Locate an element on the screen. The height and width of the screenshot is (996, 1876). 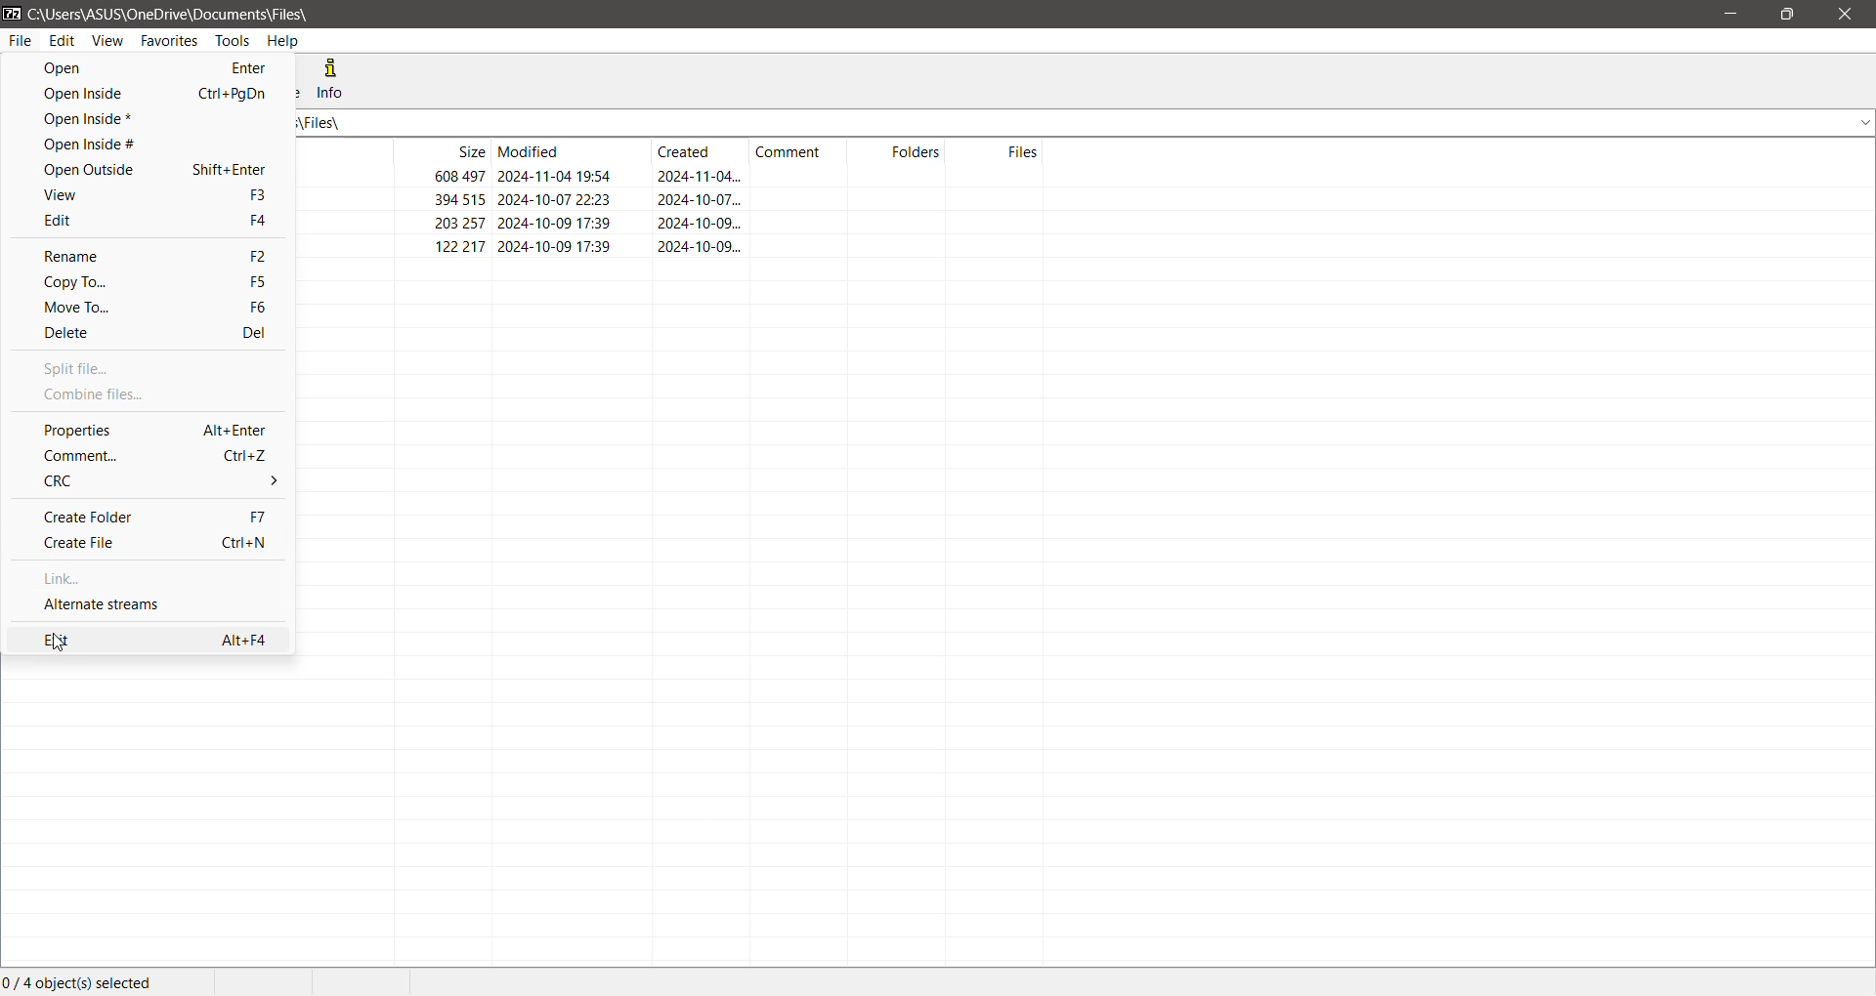
Open Inside # is located at coordinates (98, 145).